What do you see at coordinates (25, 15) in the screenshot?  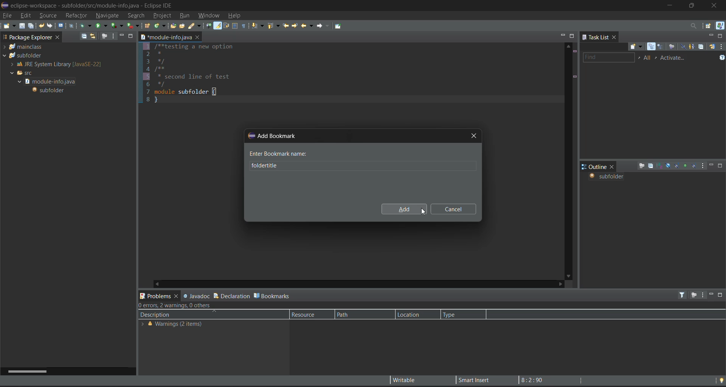 I see `edit` at bounding box center [25, 15].